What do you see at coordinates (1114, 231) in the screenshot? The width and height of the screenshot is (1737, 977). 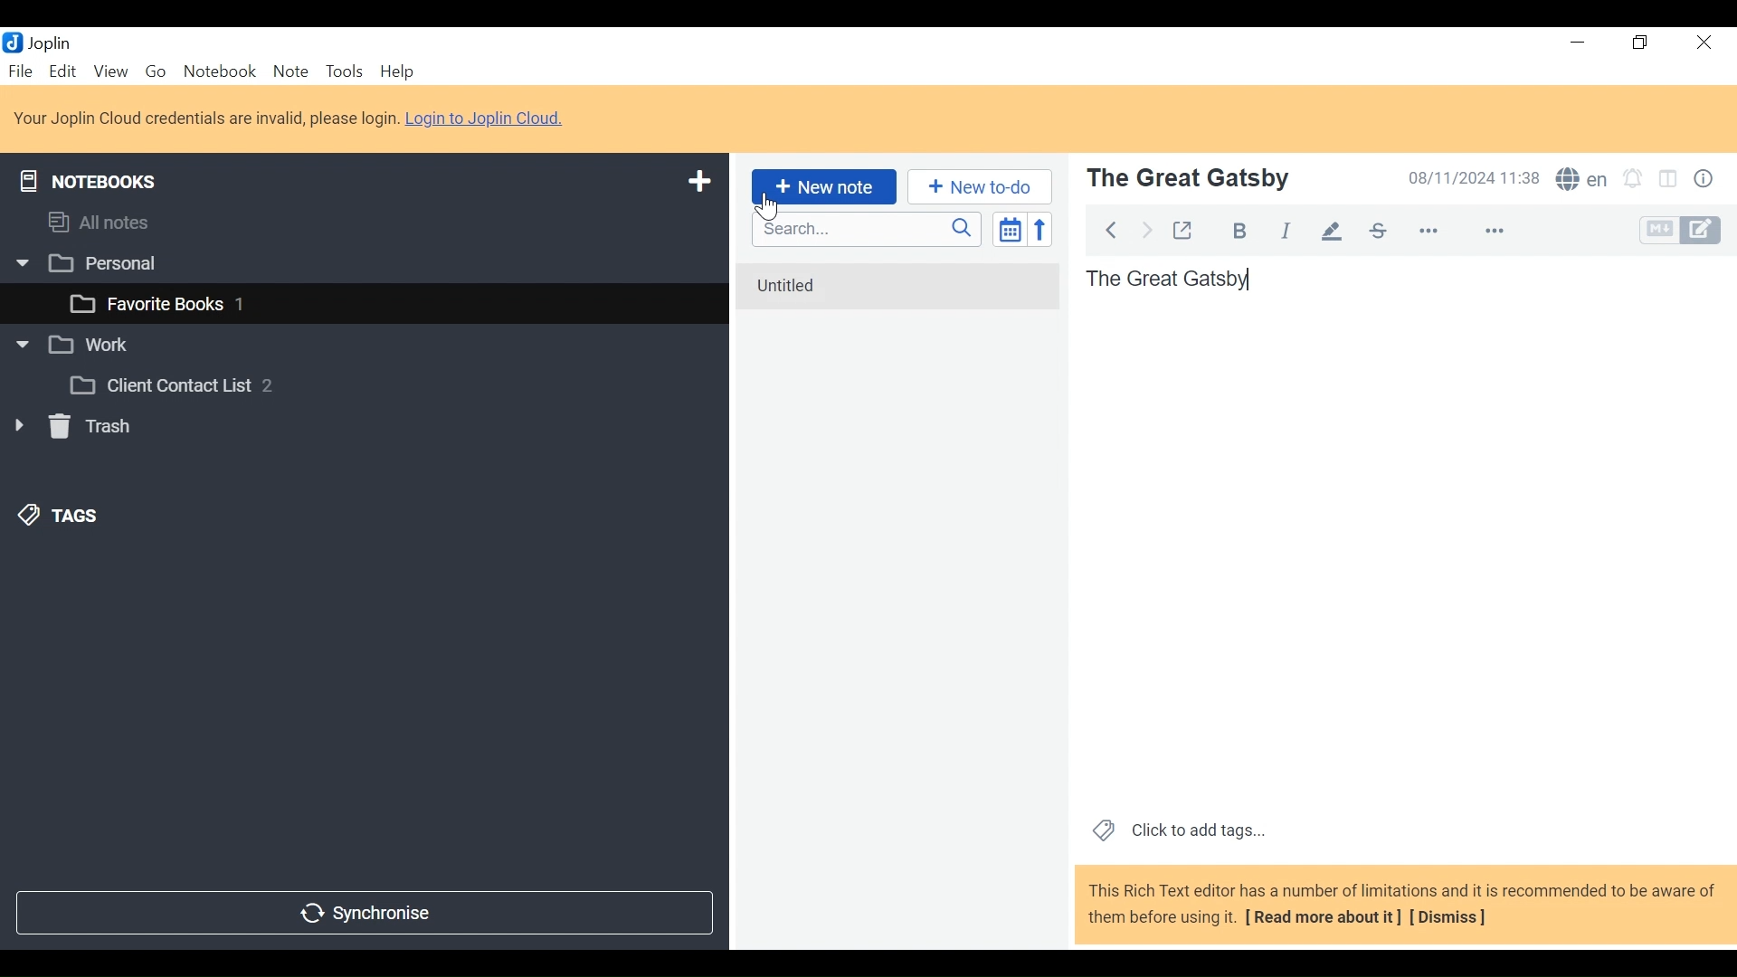 I see `Back` at bounding box center [1114, 231].